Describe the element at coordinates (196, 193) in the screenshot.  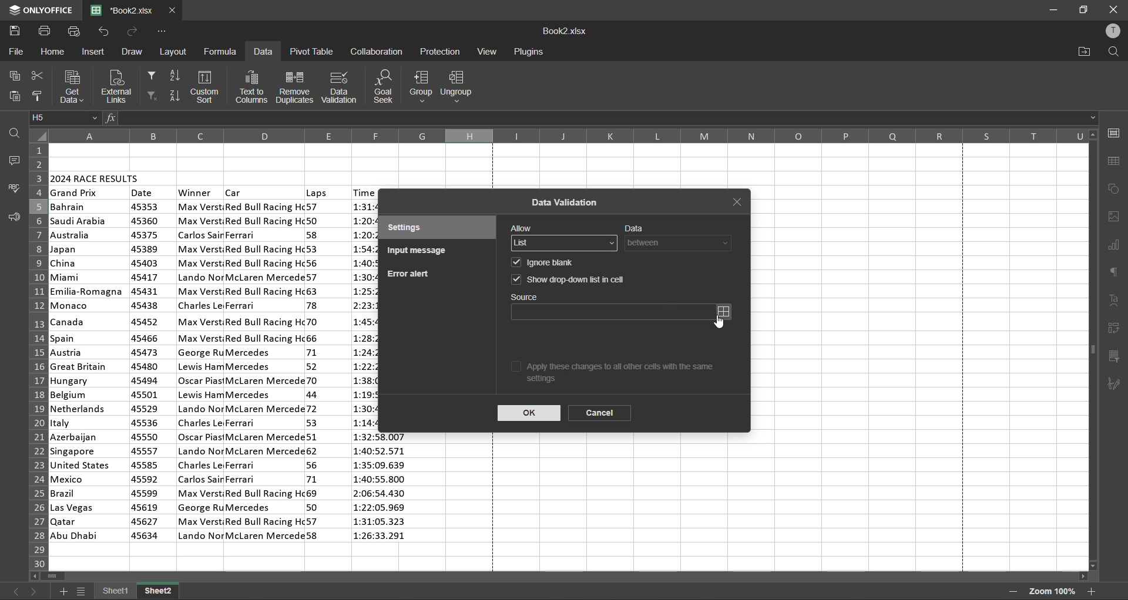
I see `winner` at that location.